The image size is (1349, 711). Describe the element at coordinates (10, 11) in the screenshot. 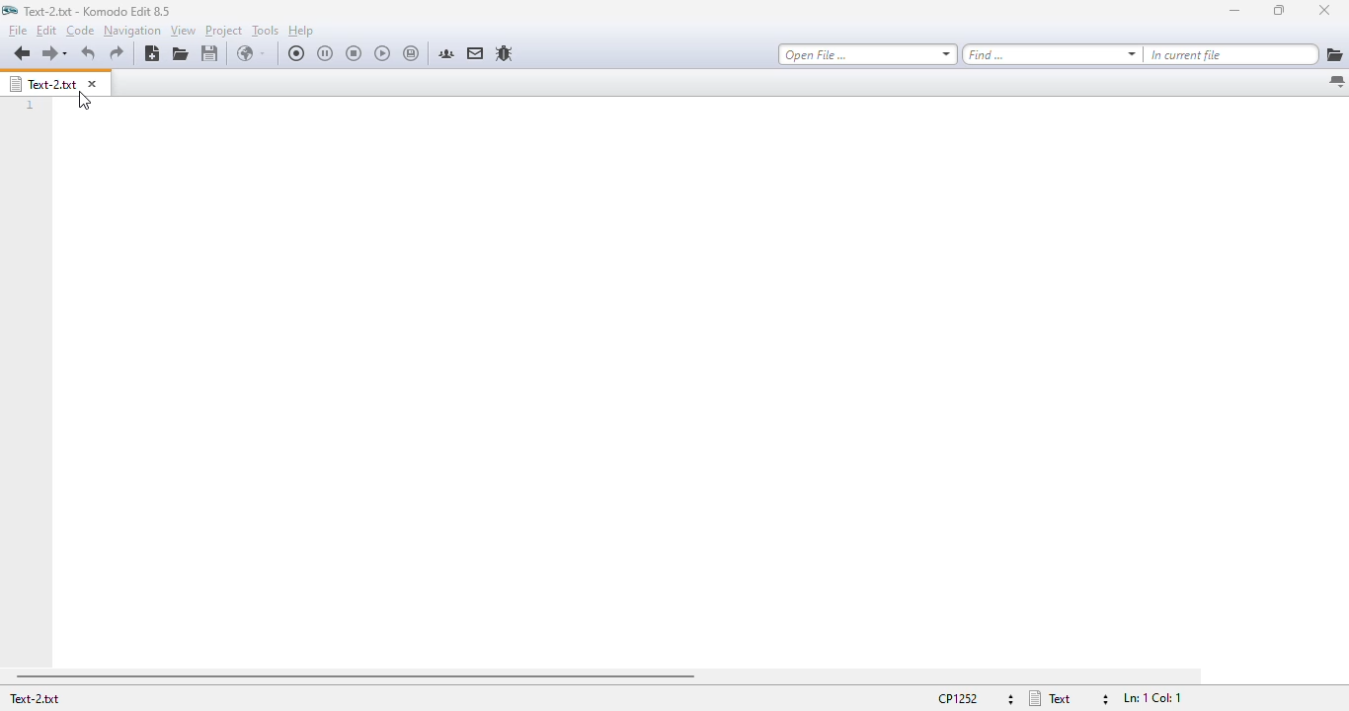

I see `logo` at that location.